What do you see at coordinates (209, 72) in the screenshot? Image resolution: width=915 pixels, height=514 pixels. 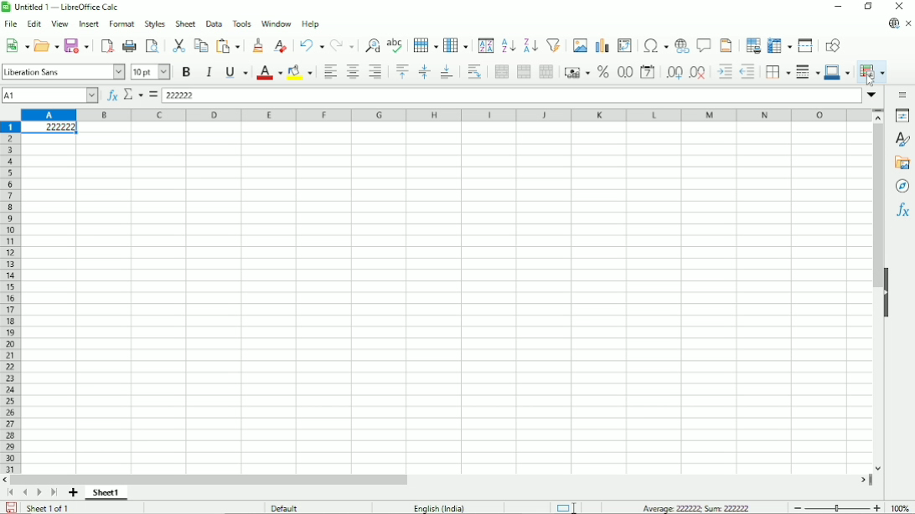 I see `Italic` at bounding box center [209, 72].